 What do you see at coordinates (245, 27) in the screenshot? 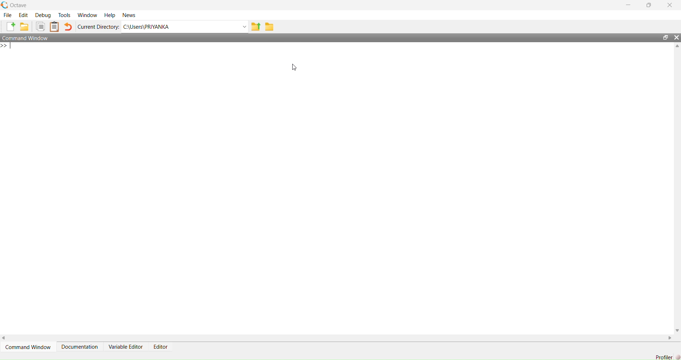
I see `Enter directory name` at bounding box center [245, 27].